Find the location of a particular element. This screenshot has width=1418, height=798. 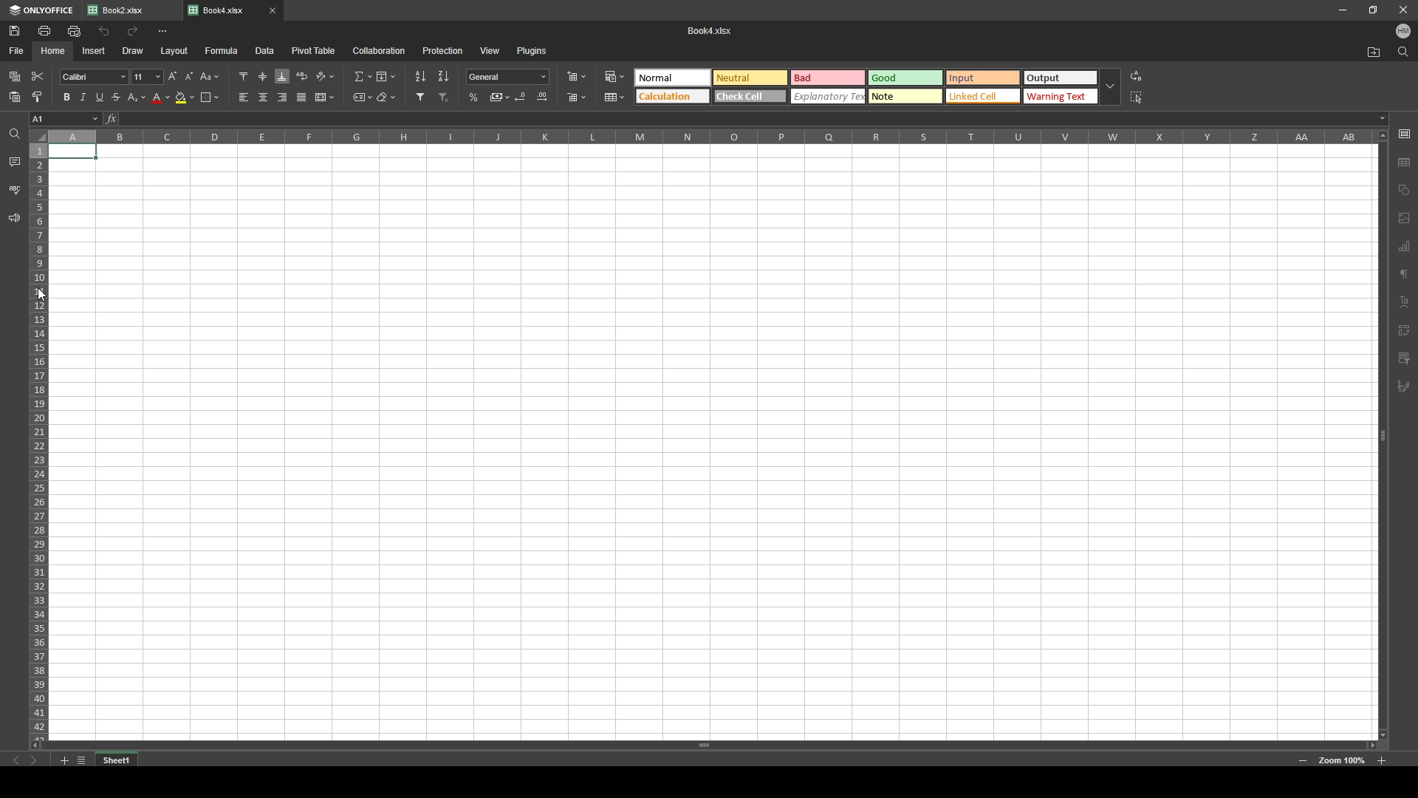

add sheets is located at coordinates (64, 760).